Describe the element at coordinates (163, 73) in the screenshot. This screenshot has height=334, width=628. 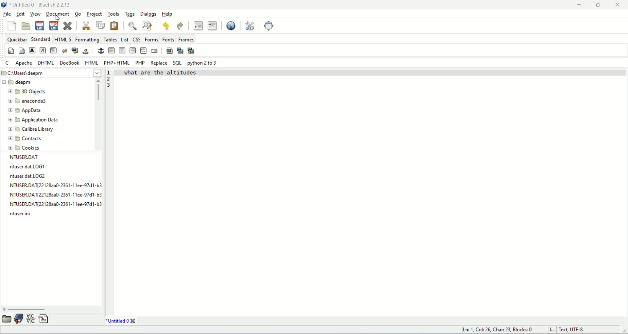
I see `text` at that location.